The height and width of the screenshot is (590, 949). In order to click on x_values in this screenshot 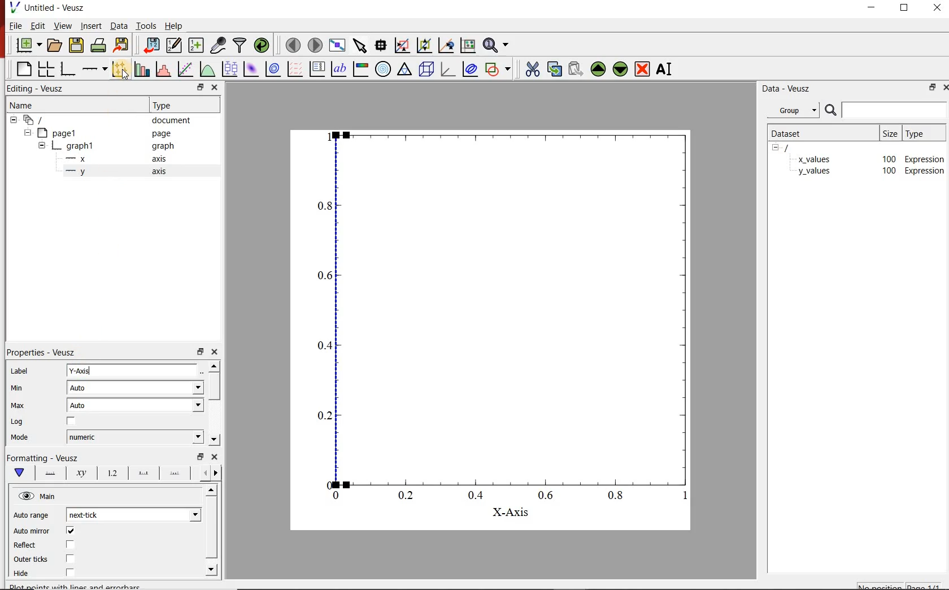, I will do `click(814, 158)`.